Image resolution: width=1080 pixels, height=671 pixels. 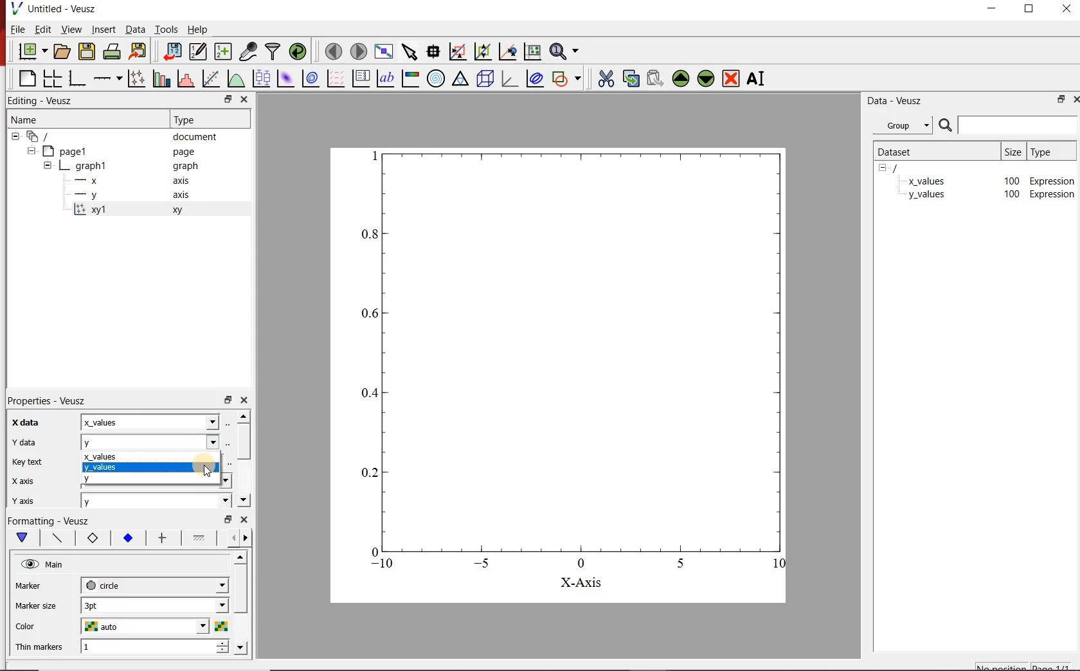 I want to click on Marker size, so click(x=35, y=607).